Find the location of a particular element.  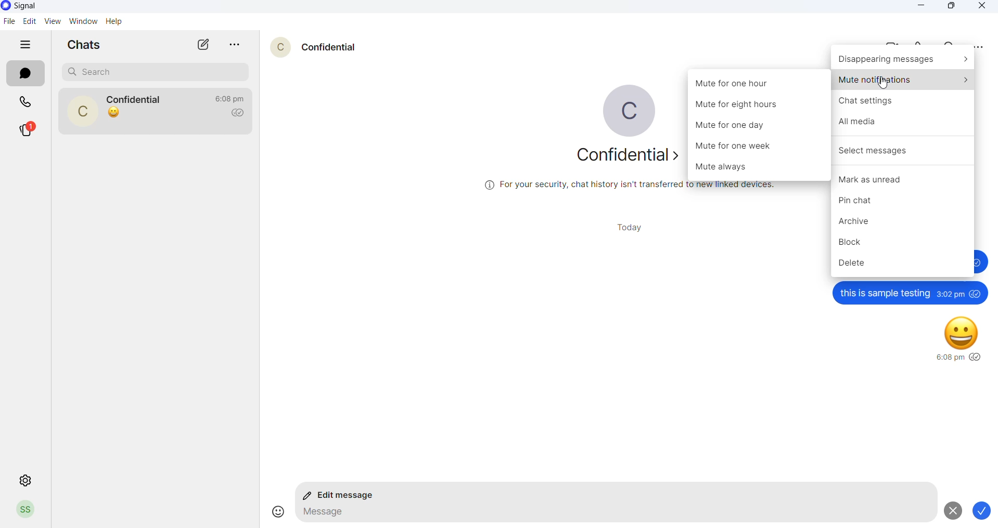

seen is located at coordinates (977, 358).